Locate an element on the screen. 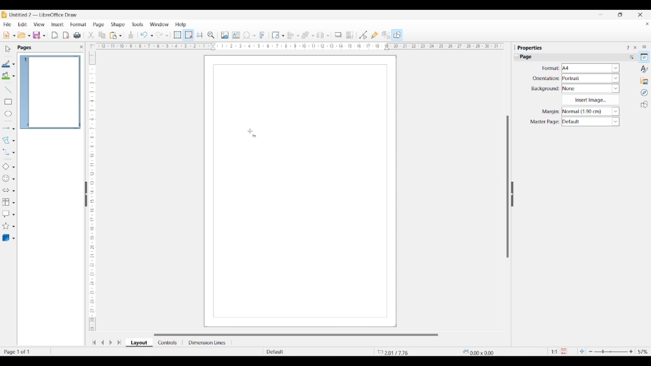  Sidebar settings is located at coordinates (644, 46).